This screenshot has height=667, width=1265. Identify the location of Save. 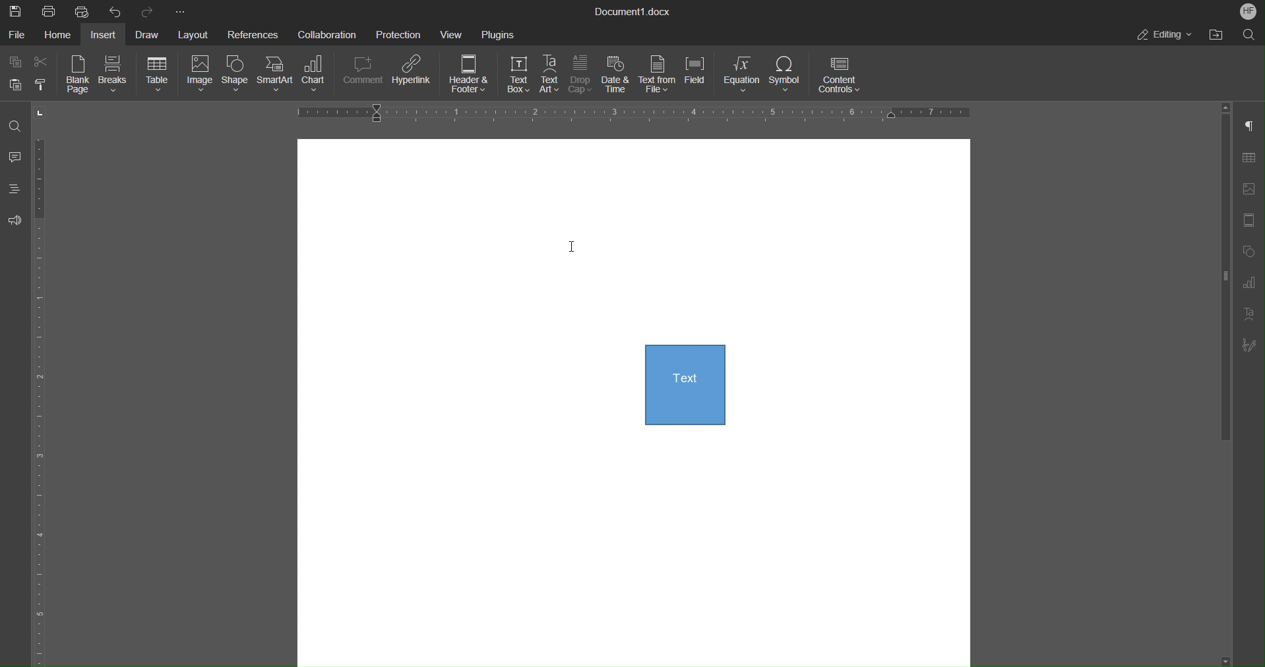
(13, 10).